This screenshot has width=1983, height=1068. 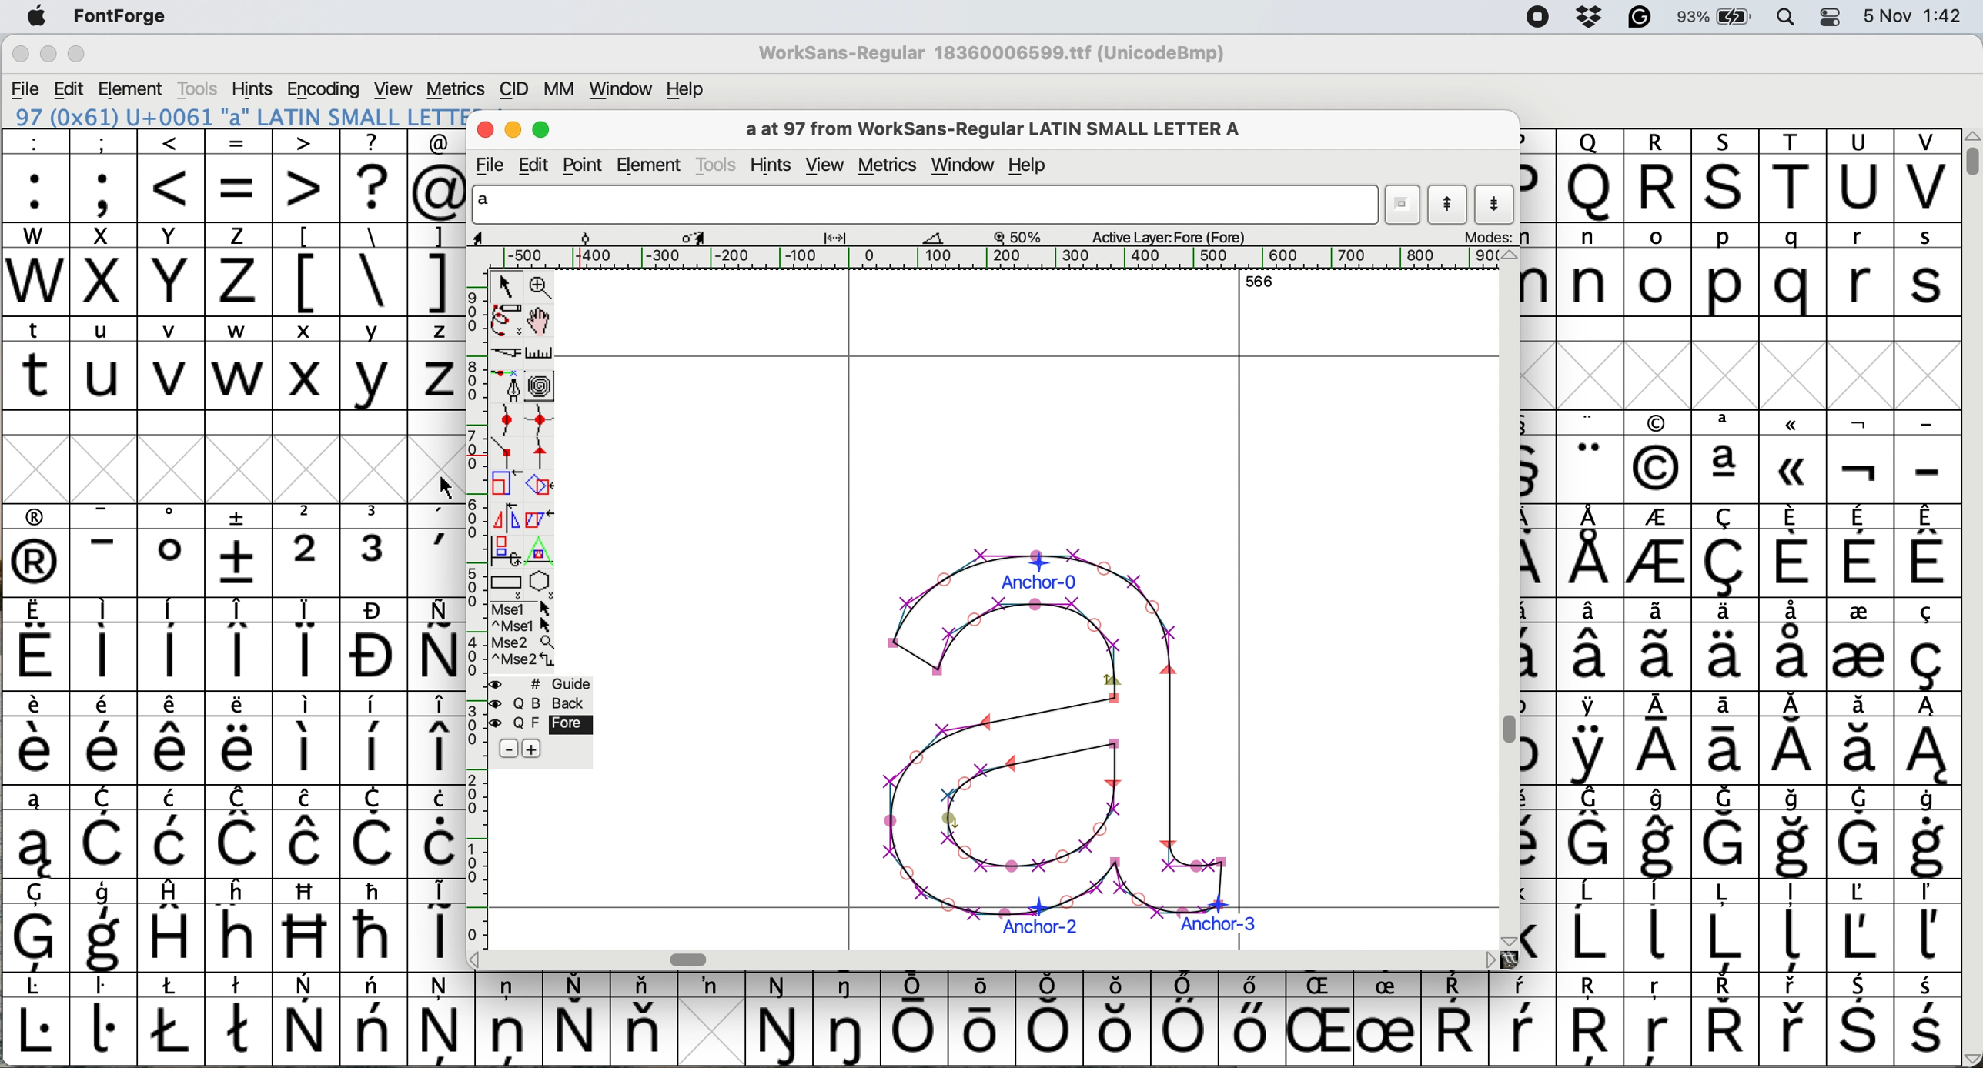 I want to click on symbol, so click(x=986, y=1016).